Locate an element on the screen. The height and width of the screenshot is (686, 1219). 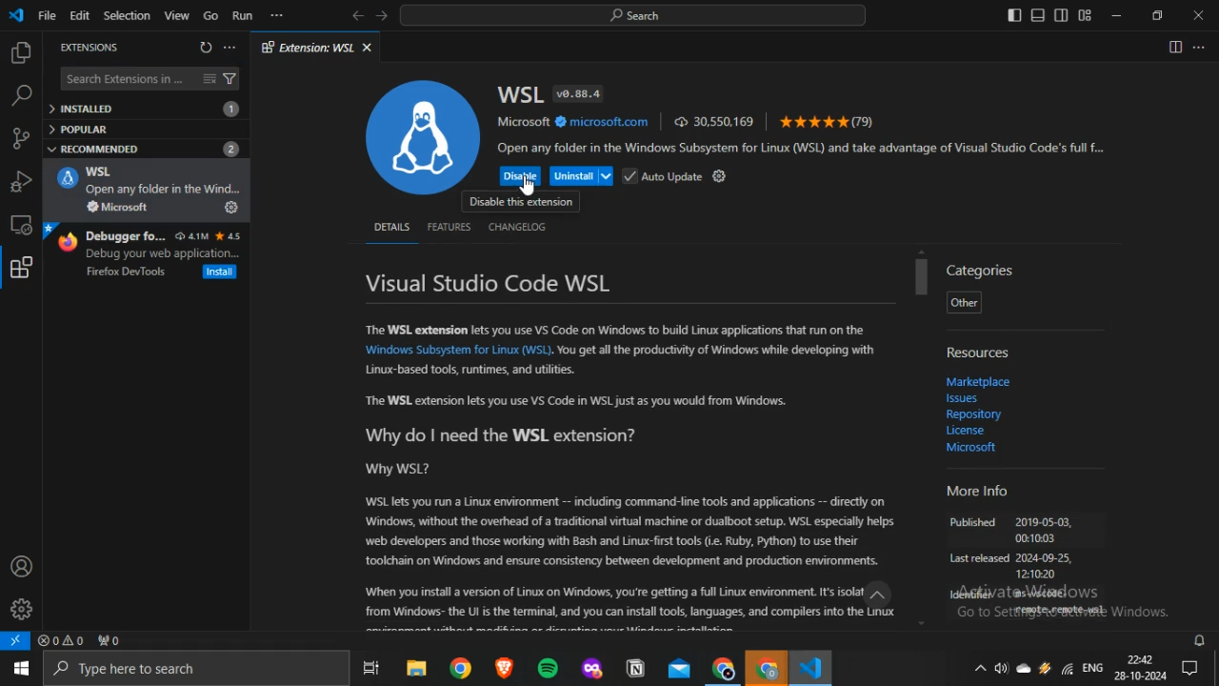
brave is located at coordinates (505, 666).